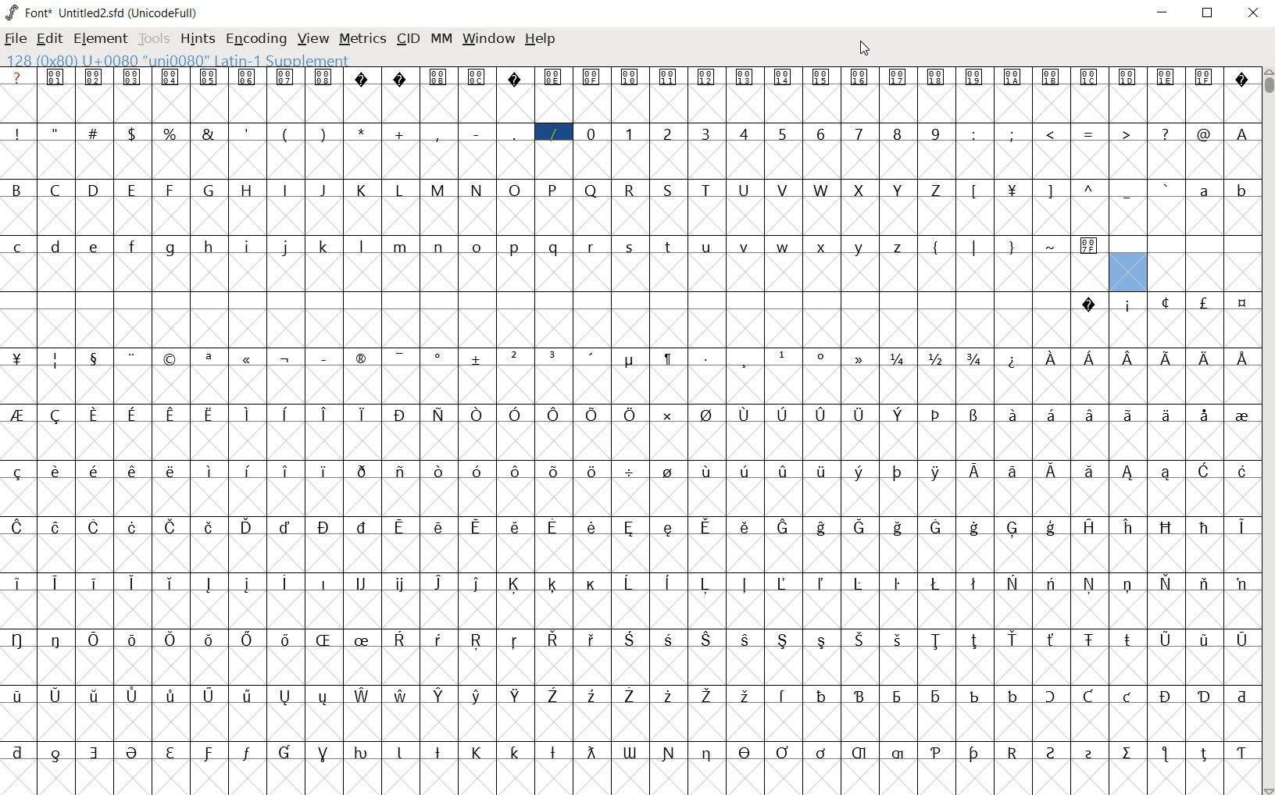  What do you see at coordinates (1129, 359) in the screenshot?
I see `glyph` at bounding box center [1129, 359].